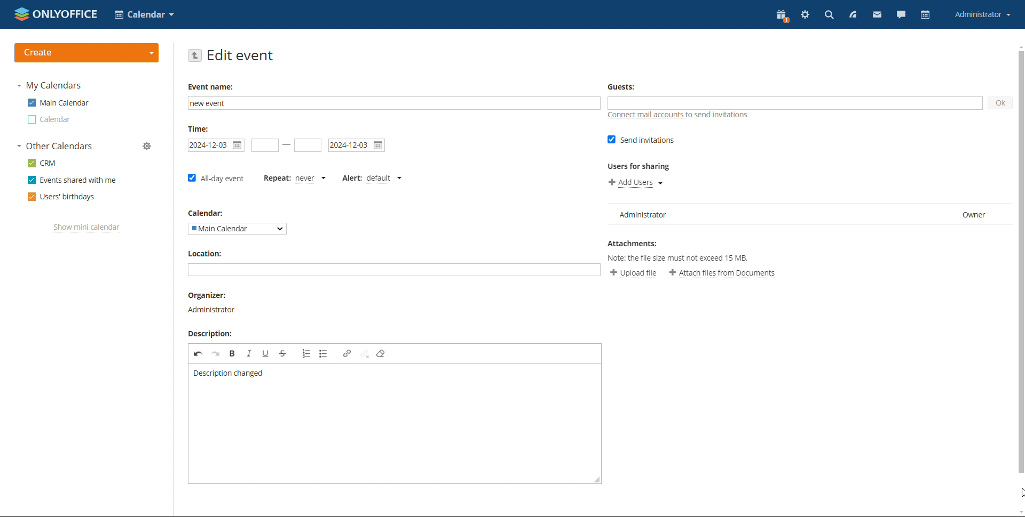 The width and height of the screenshot is (1025, 517). What do you see at coordinates (381, 354) in the screenshot?
I see `remove format` at bounding box center [381, 354].